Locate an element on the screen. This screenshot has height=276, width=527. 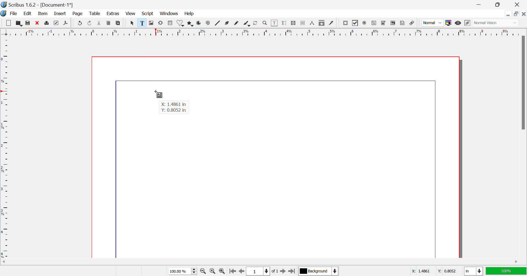
View is located at coordinates (131, 14).